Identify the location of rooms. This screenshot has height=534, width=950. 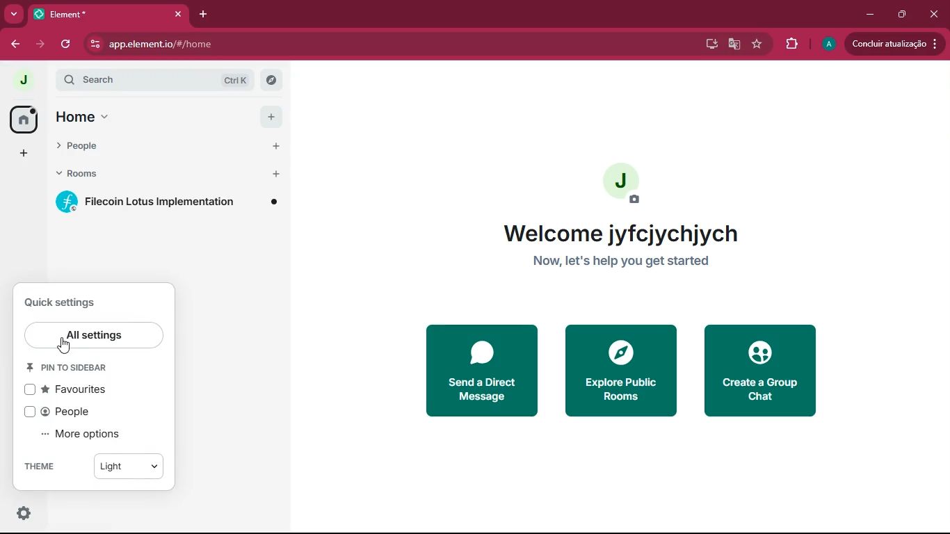
(99, 174).